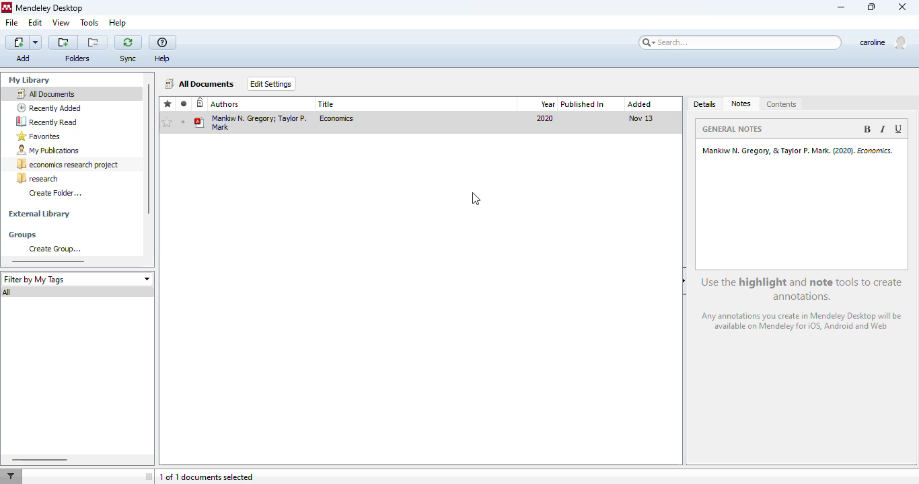 This screenshot has width=919, height=484. I want to click on file, so click(11, 23).